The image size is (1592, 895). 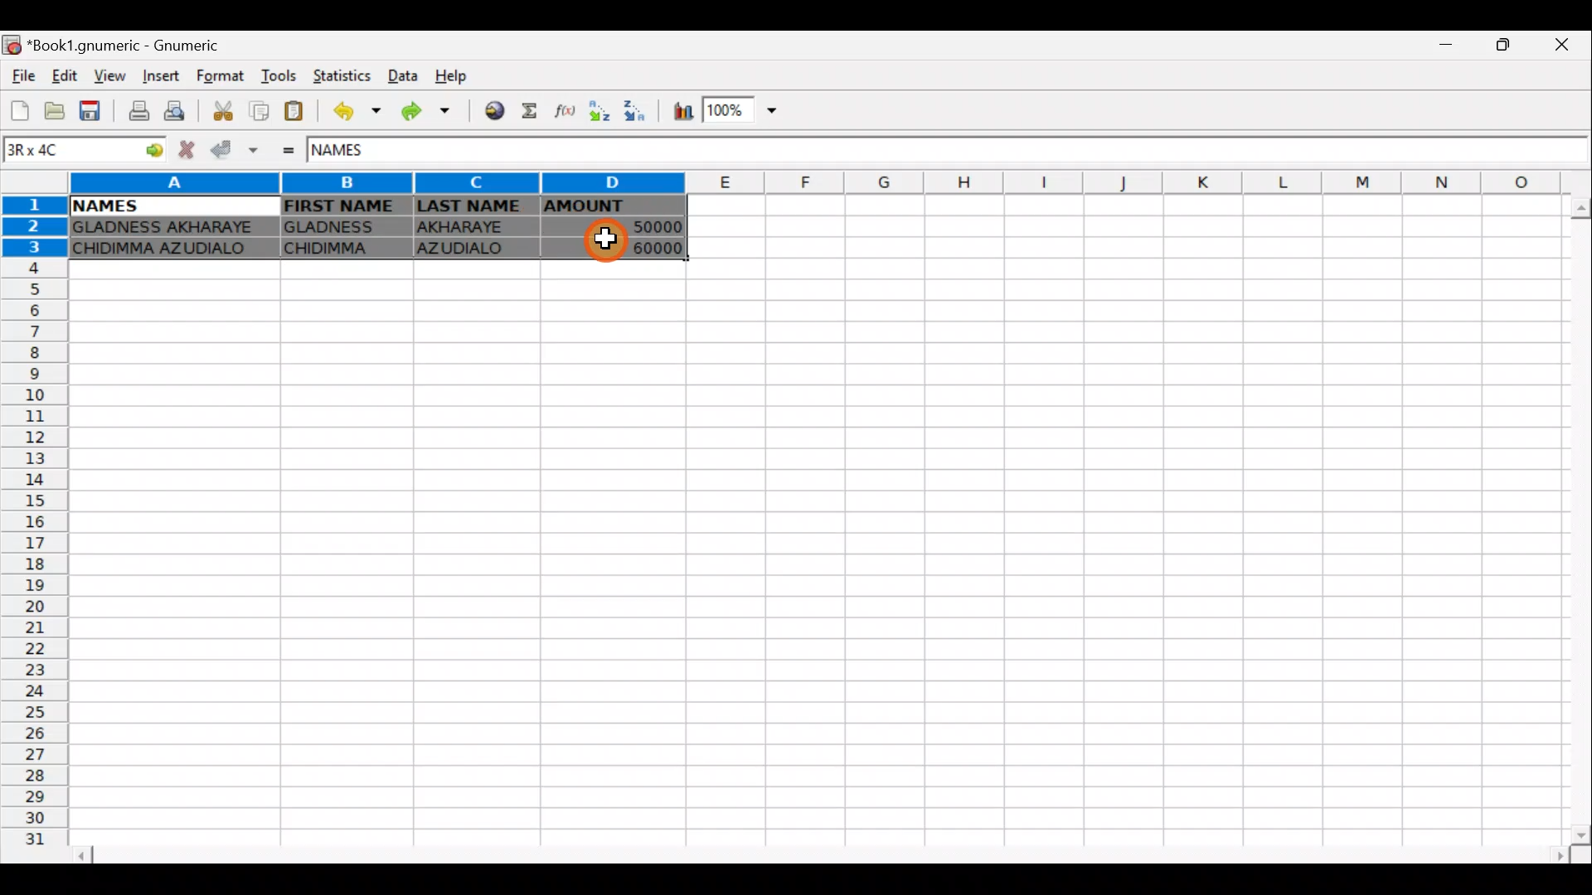 I want to click on Insert, so click(x=164, y=75).